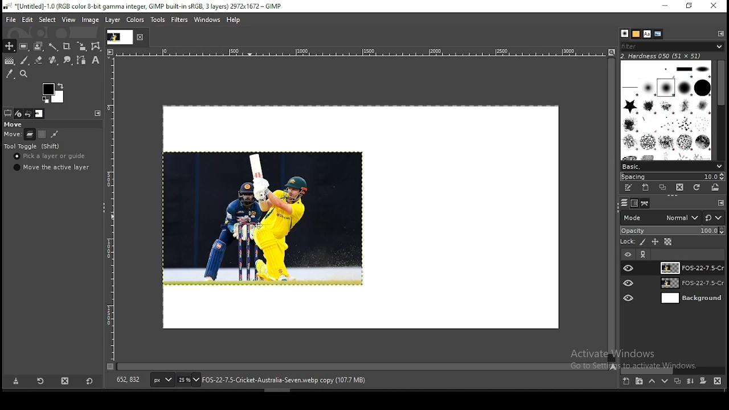  What do you see at coordinates (722, 108) in the screenshot?
I see `Scroll bar` at bounding box center [722, 108].